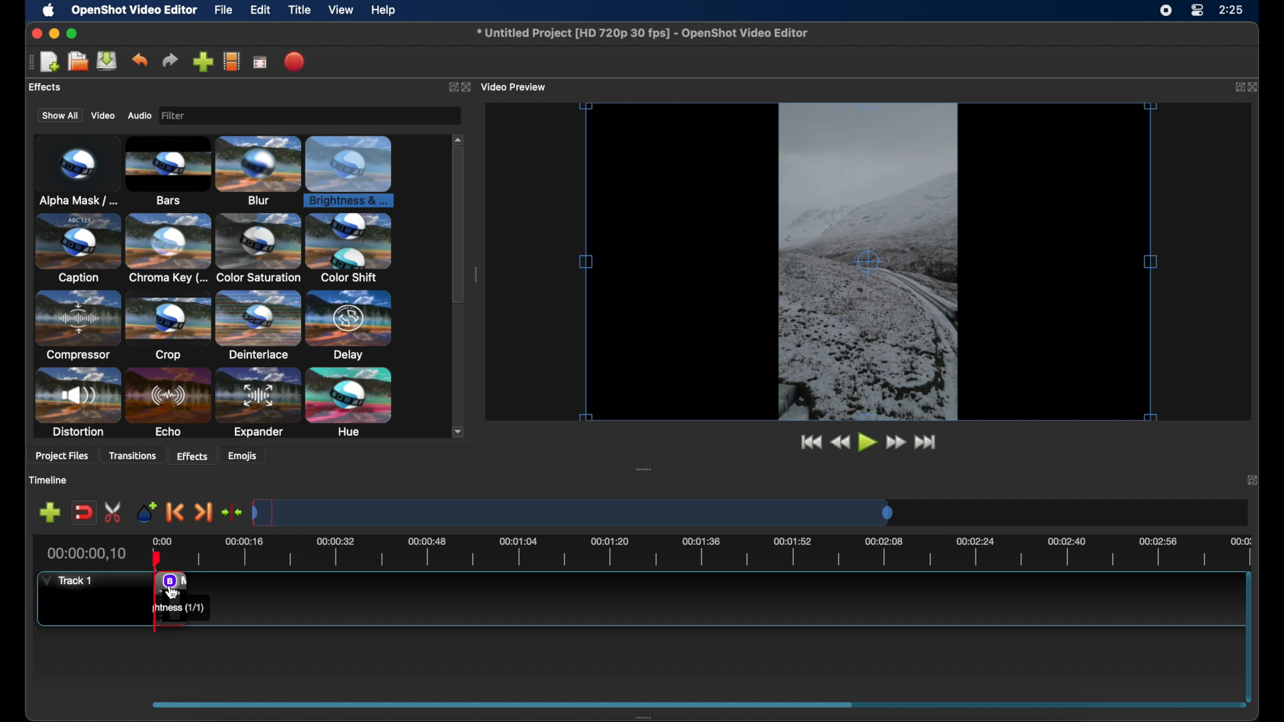  Describe the element at coordinates (244, 456) in the screenshot. I see `emojis` at that location.